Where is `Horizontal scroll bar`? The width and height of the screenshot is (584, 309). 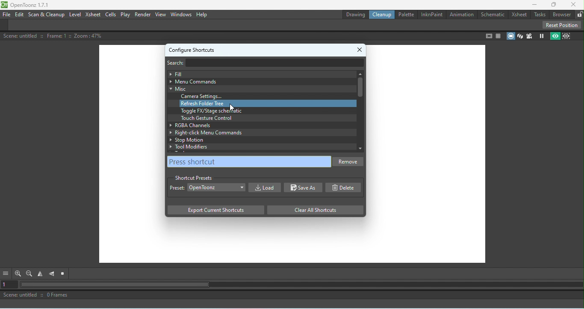 Horizontal scroll bar is located at coordinates (301, 285).